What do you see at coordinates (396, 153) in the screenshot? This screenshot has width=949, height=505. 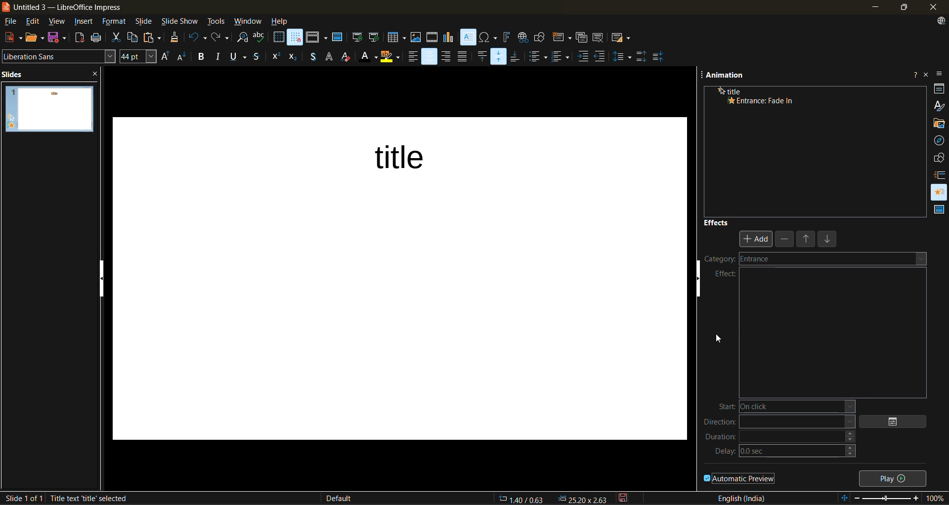 I see `title` at bounding box center [396, 153].